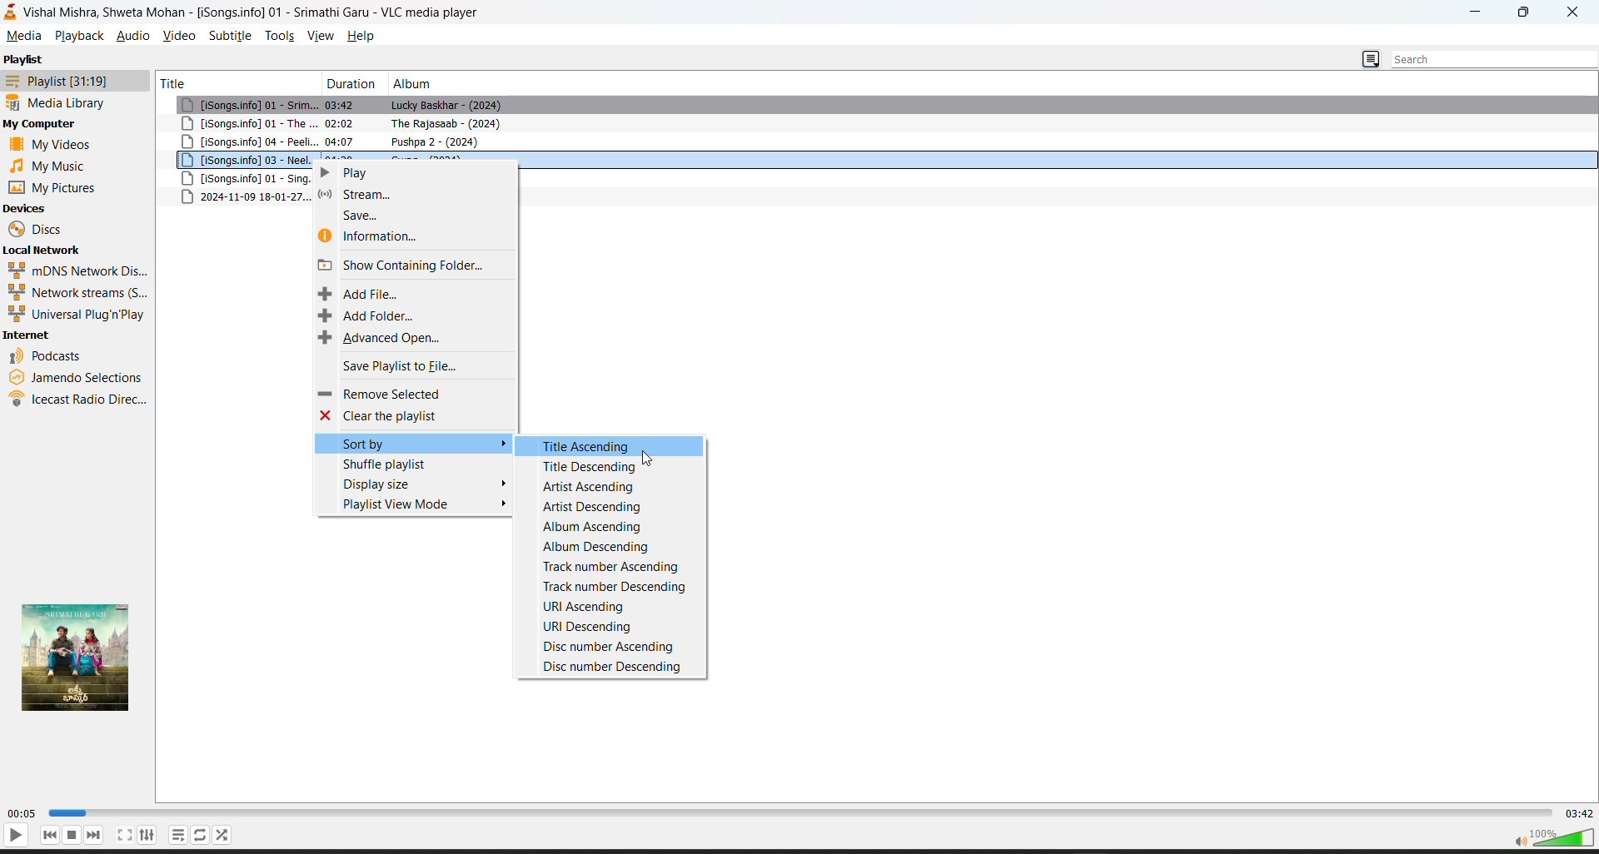  What do you see at coordinates (16, 835) in the screenshot?
I see `play` at bounding box center [16, 835].